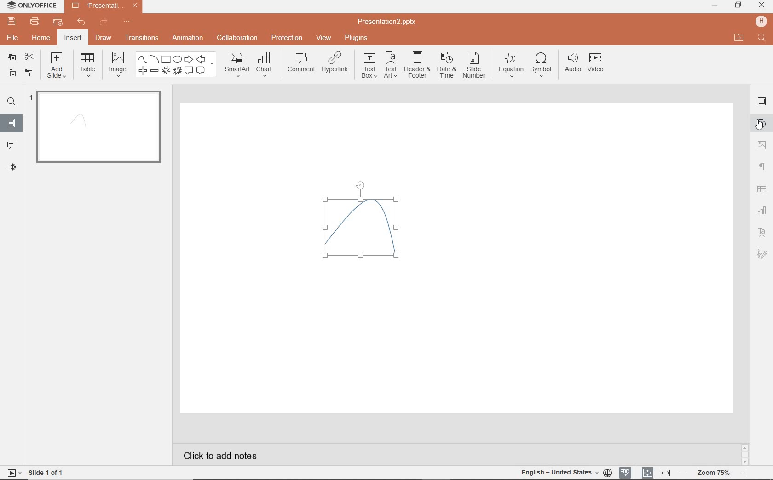 Image resolution: width=773 pixels, height=480 pixels. What do you see at coordinates (58, 67) in the screenshot?
I see `ADD SLIDE` at bounding box center [58, 67].